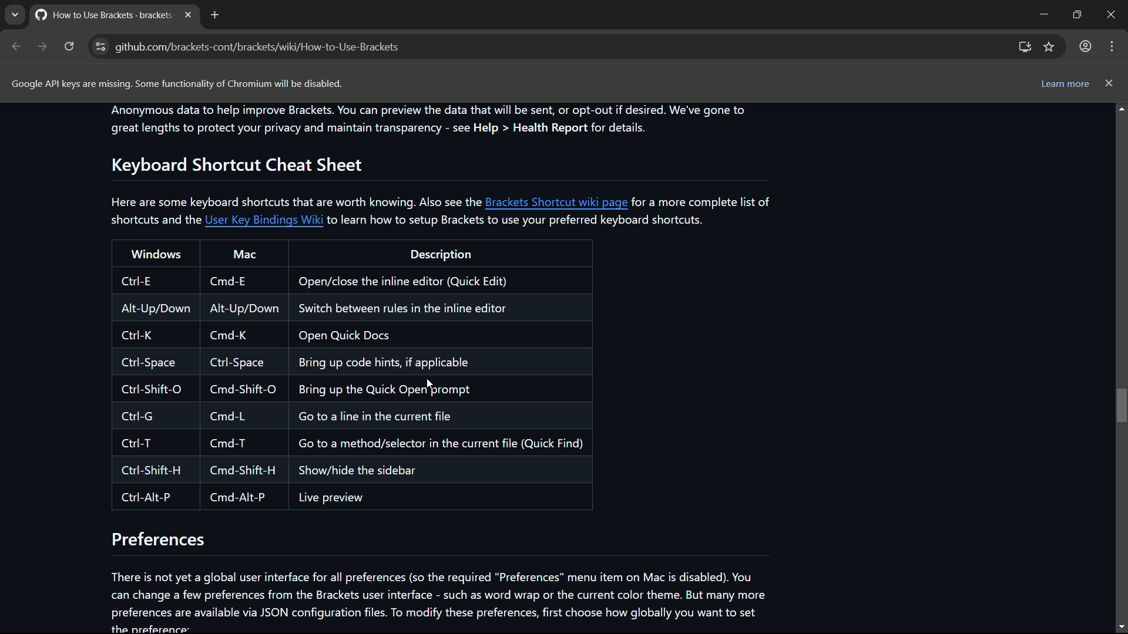 Image resolution: width=1128 pixels, height=634 pixels. What do you see at coordinates (101, 14) in the screenshot?
I see `tab name` at bounding box center [101, 14].